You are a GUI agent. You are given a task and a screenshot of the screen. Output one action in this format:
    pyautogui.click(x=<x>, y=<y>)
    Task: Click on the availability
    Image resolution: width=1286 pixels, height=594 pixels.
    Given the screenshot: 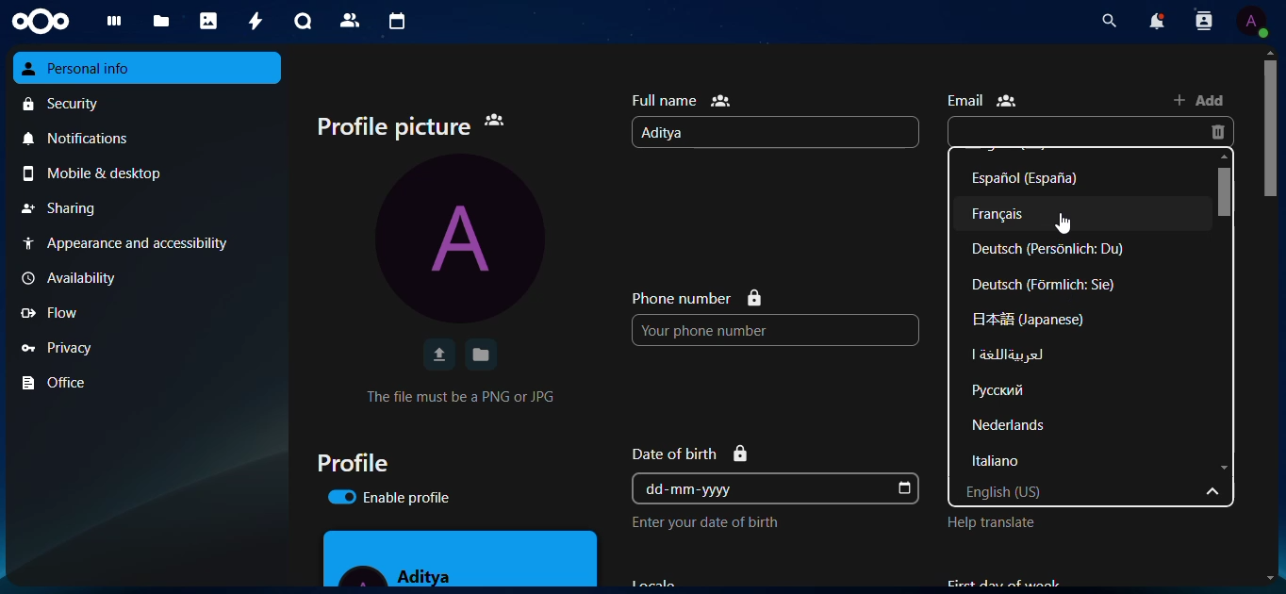 What is the action you would take?
    pyautogui.click(x=78, y=278)
    